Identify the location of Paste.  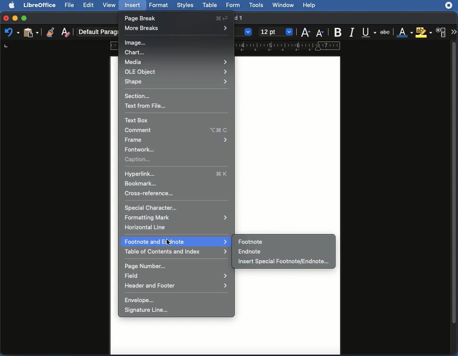
(31, 32).